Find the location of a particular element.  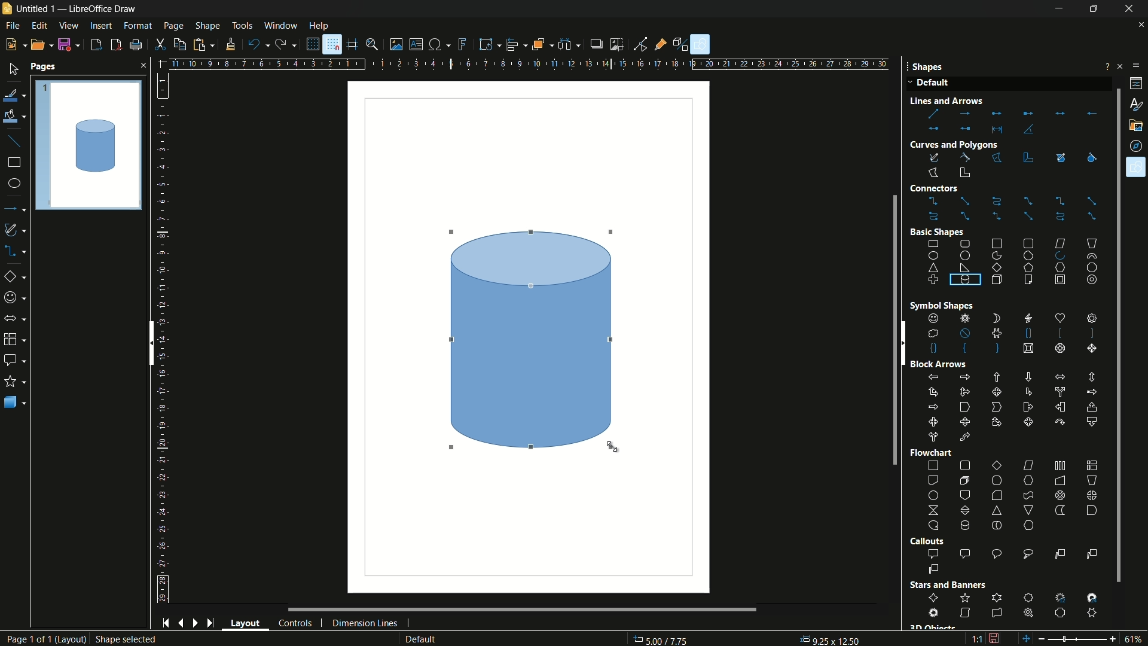

0.00 is located at coordinates (829, 637).